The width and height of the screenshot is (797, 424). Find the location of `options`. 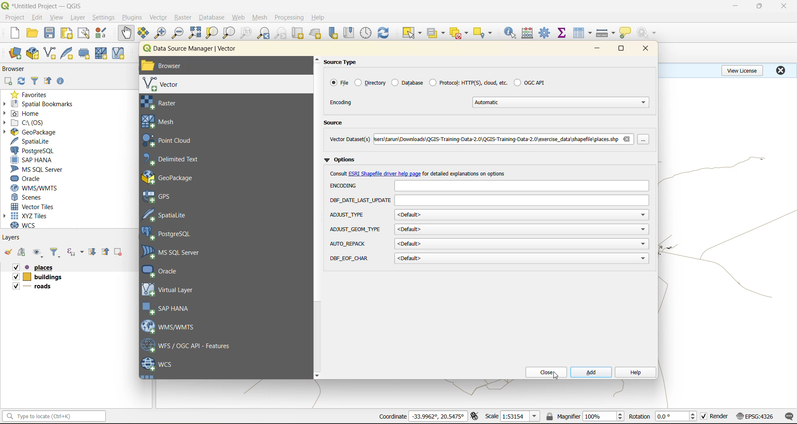

options is located at coordinates (342, 158).